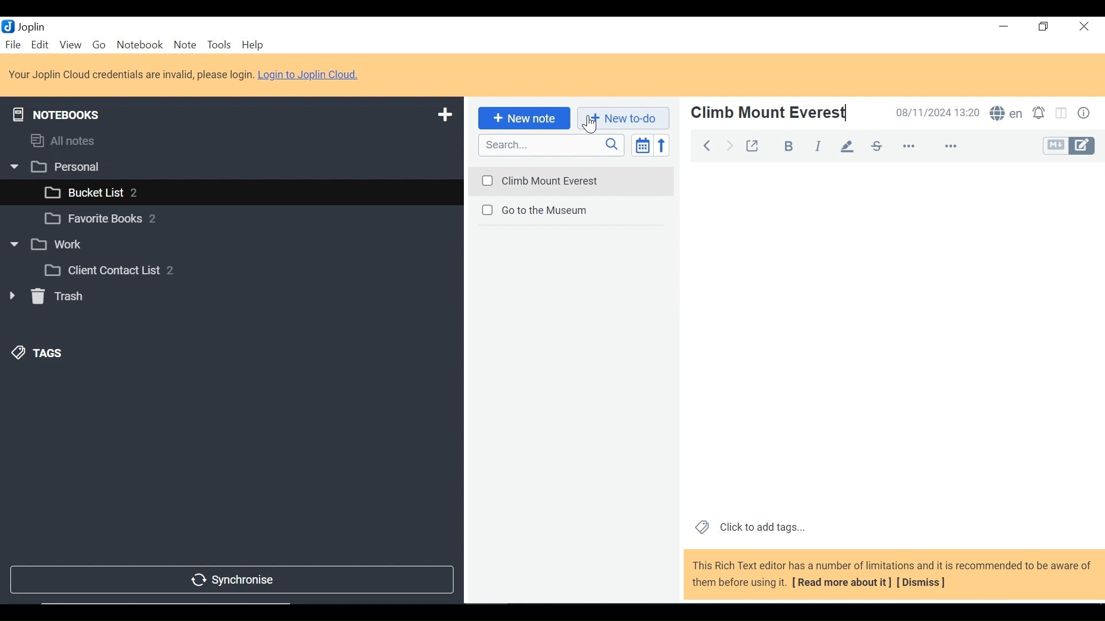  What do you see at coordinates (730, 144) in the screenshot?
I see `Forward` at bounding box center [730, 144].